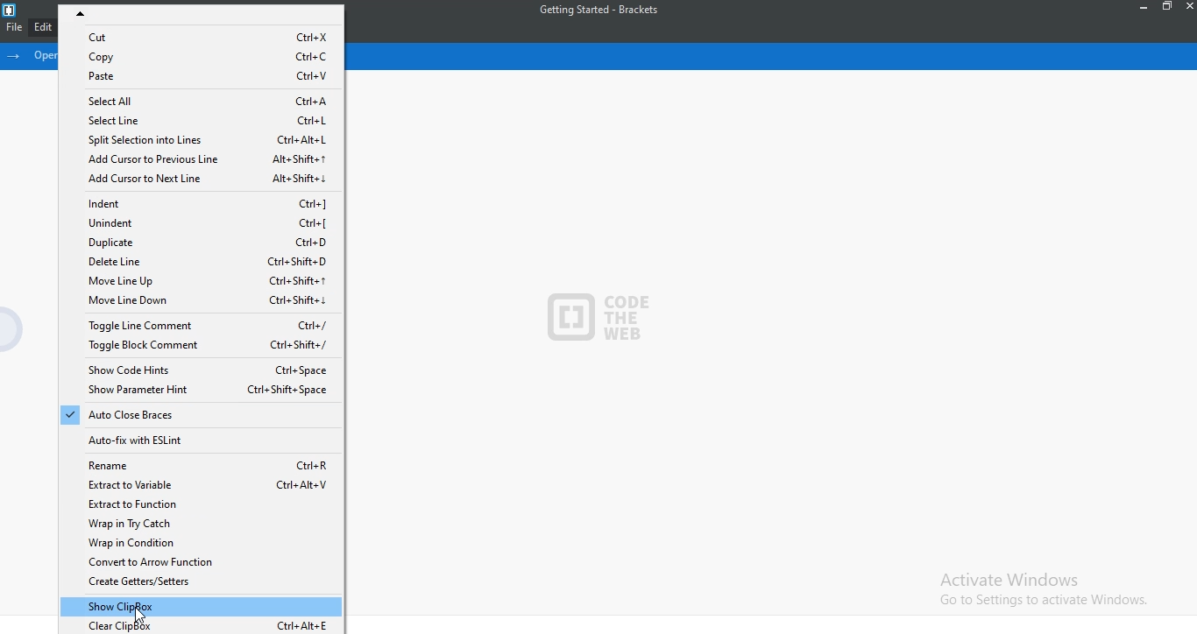 The height and width of the screenshot is (634, 1197). I want to click on Convert to Arrow Function, so click(203, 563).